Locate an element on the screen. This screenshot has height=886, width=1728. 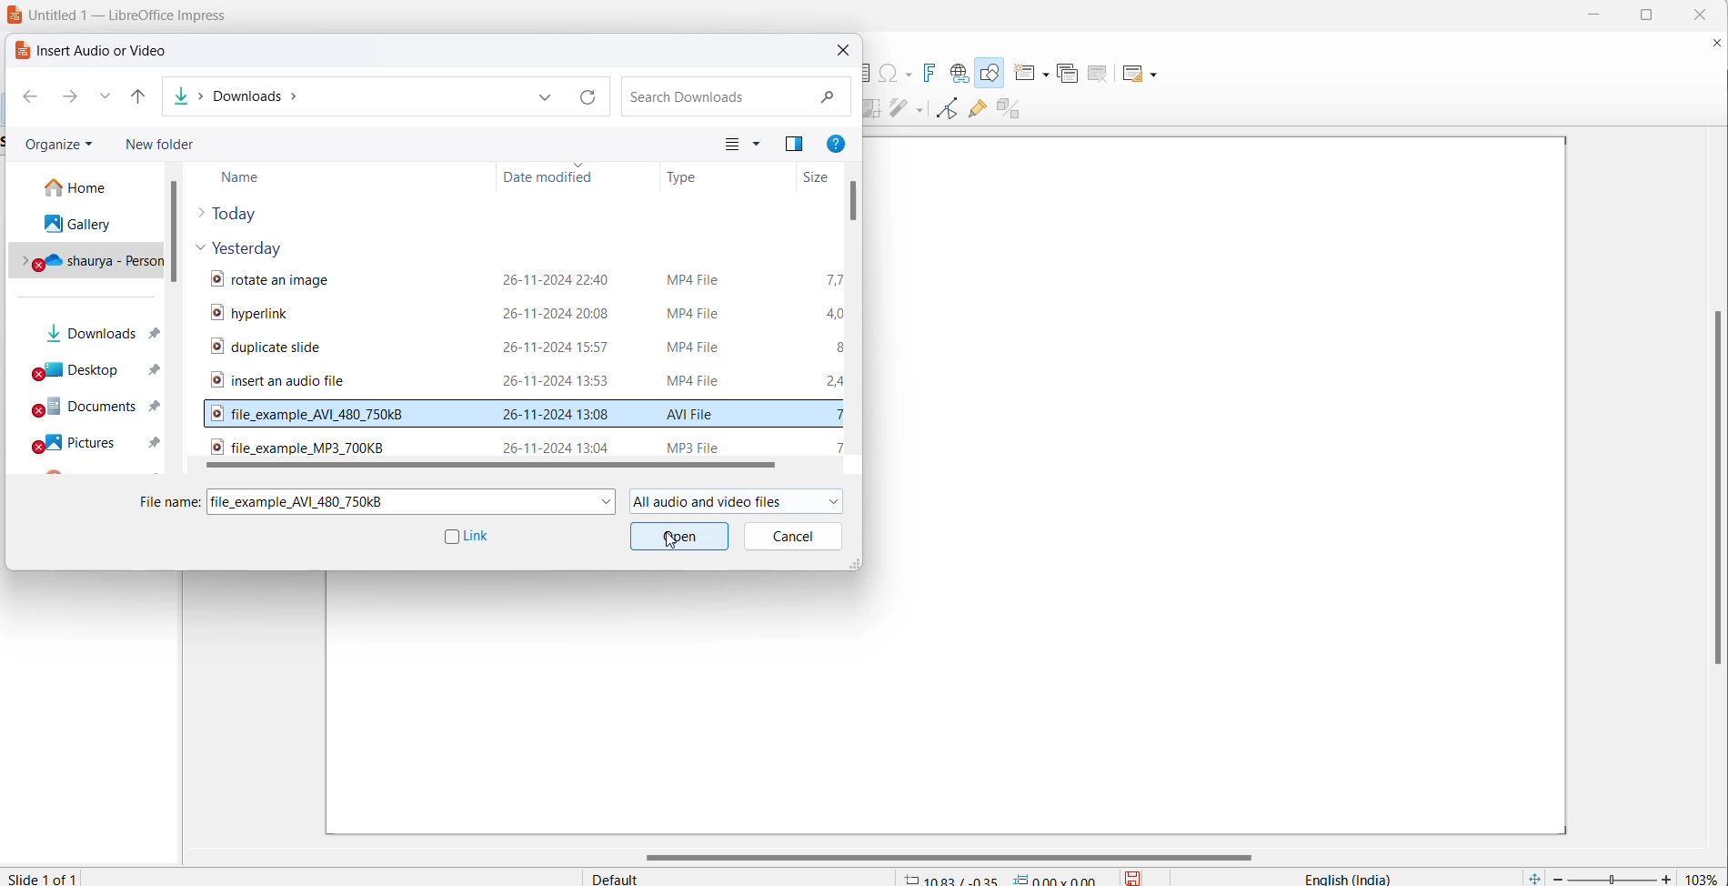
increase zoom is located at coordinates (1666, 877).